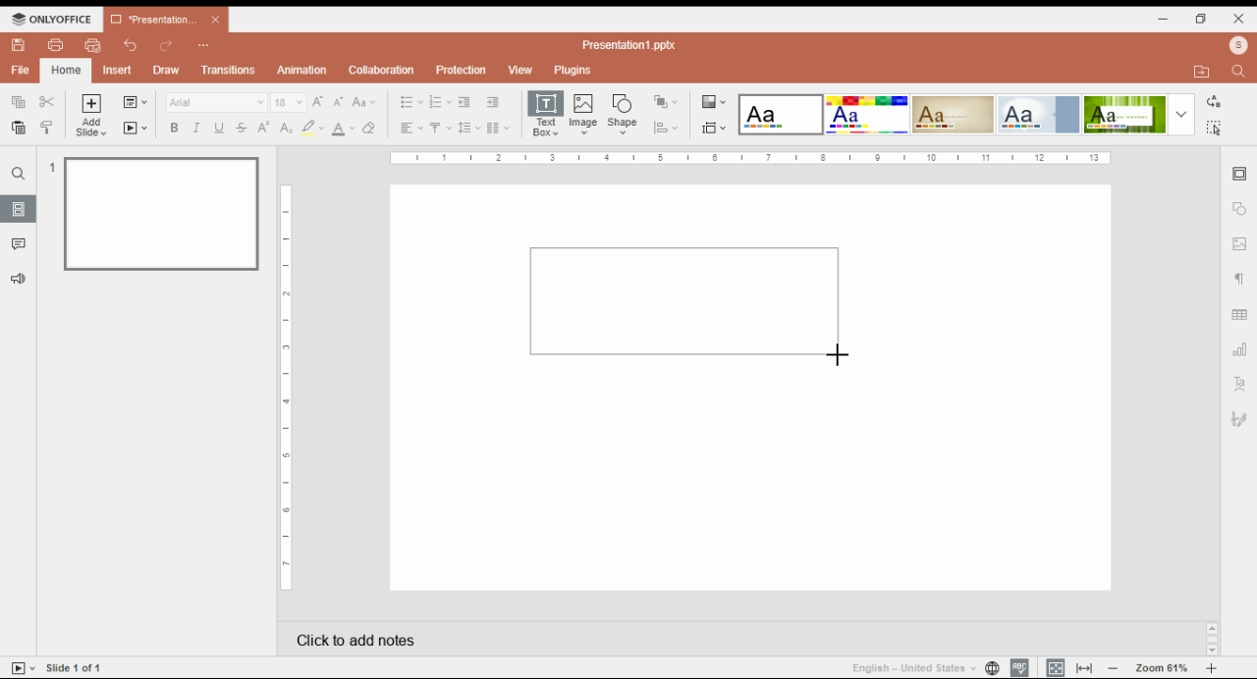  I want to click on Presentation1.pptx, so click(628, 45).